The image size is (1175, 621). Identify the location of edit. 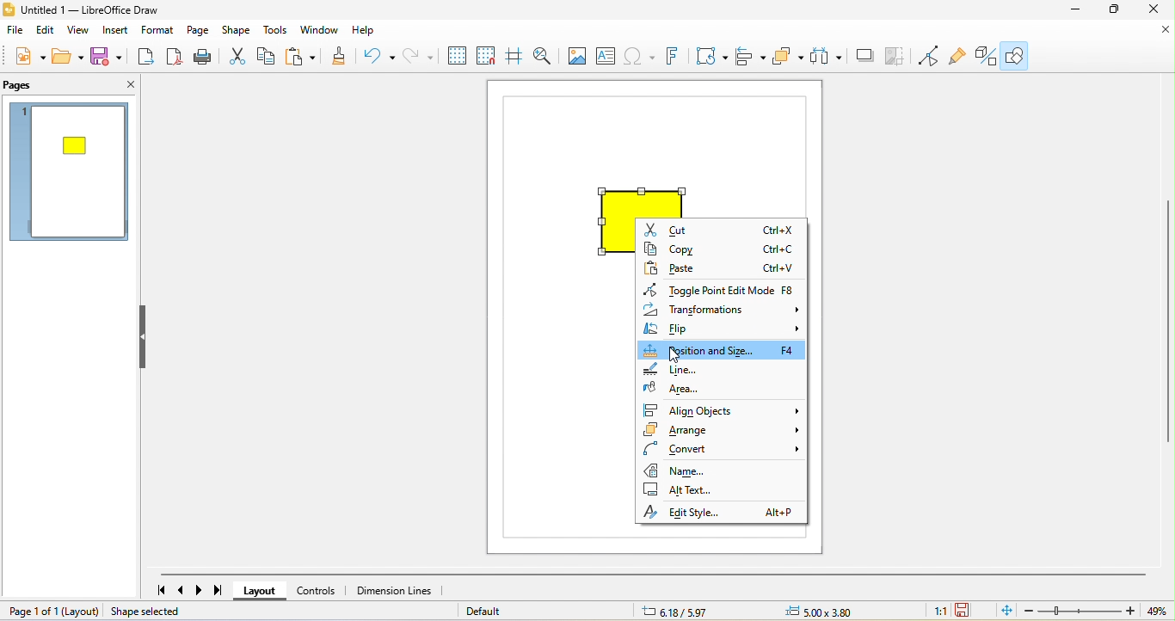
(46, 31).